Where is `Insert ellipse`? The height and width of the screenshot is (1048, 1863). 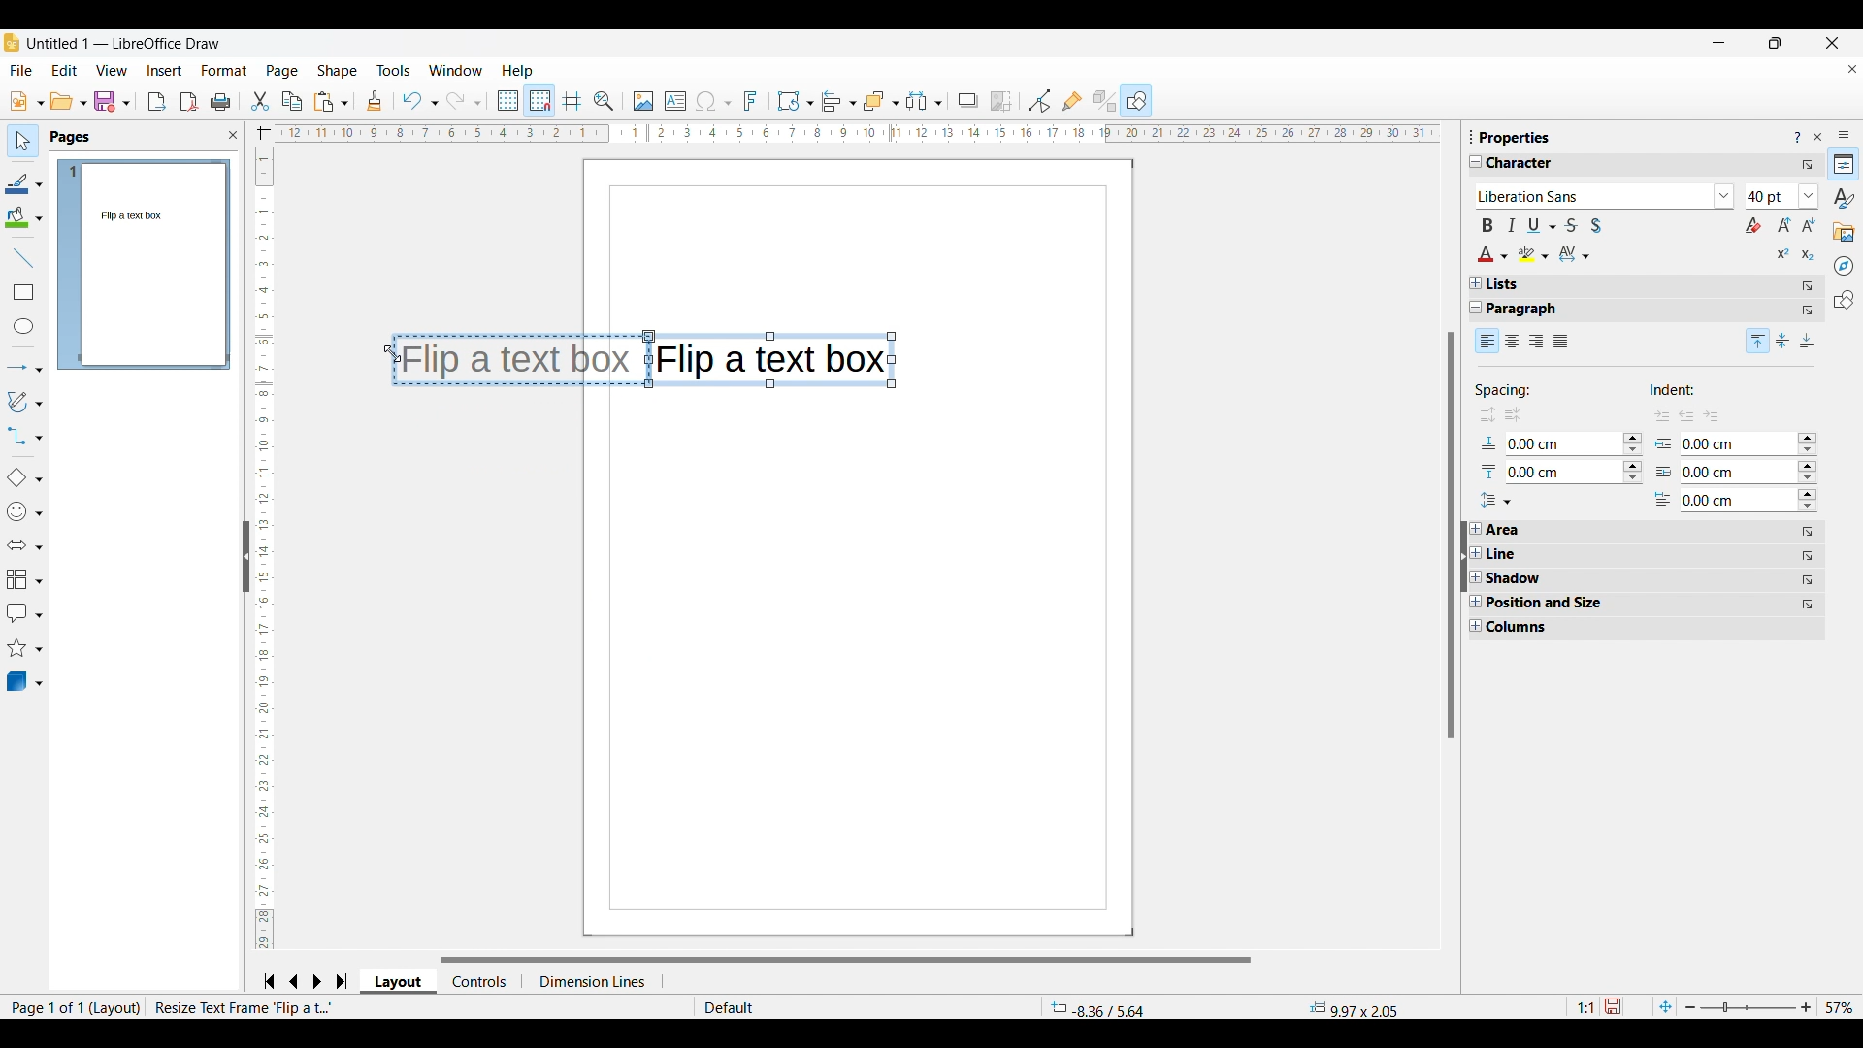
Insert ellipse is located at coordinates (24, 326).